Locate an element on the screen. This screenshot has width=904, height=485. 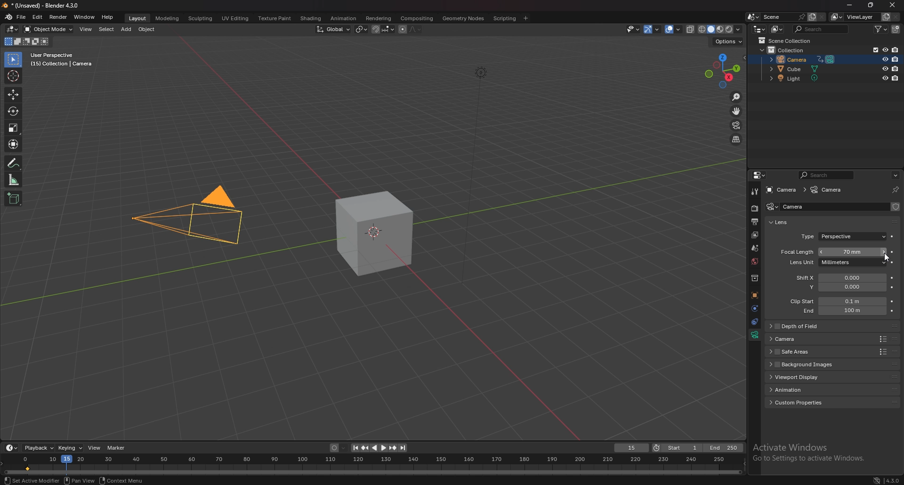
disable in renders is located at coordinates (895, 59).